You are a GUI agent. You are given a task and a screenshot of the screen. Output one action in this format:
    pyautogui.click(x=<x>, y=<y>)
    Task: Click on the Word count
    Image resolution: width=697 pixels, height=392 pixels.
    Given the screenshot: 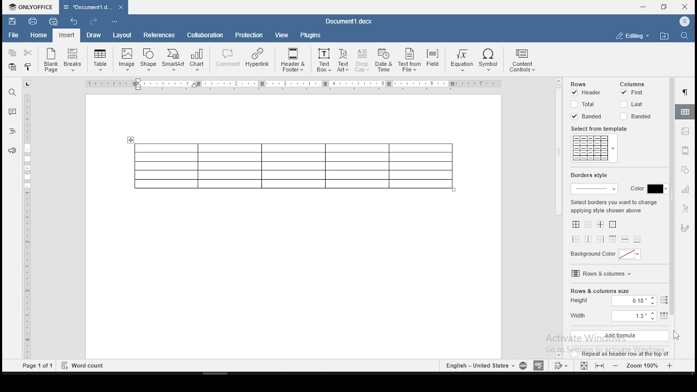 What is the action you would take?
    pyautogui.click(x=83, y=365)
    